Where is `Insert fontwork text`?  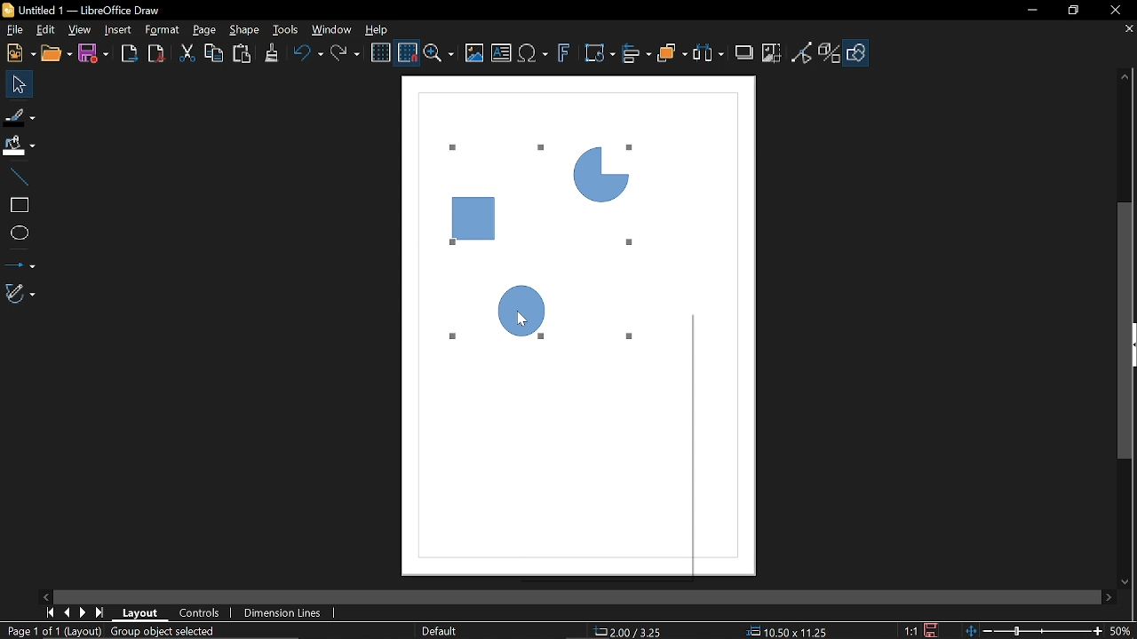 Insert fontwork text is located at coordinates (566, 53).